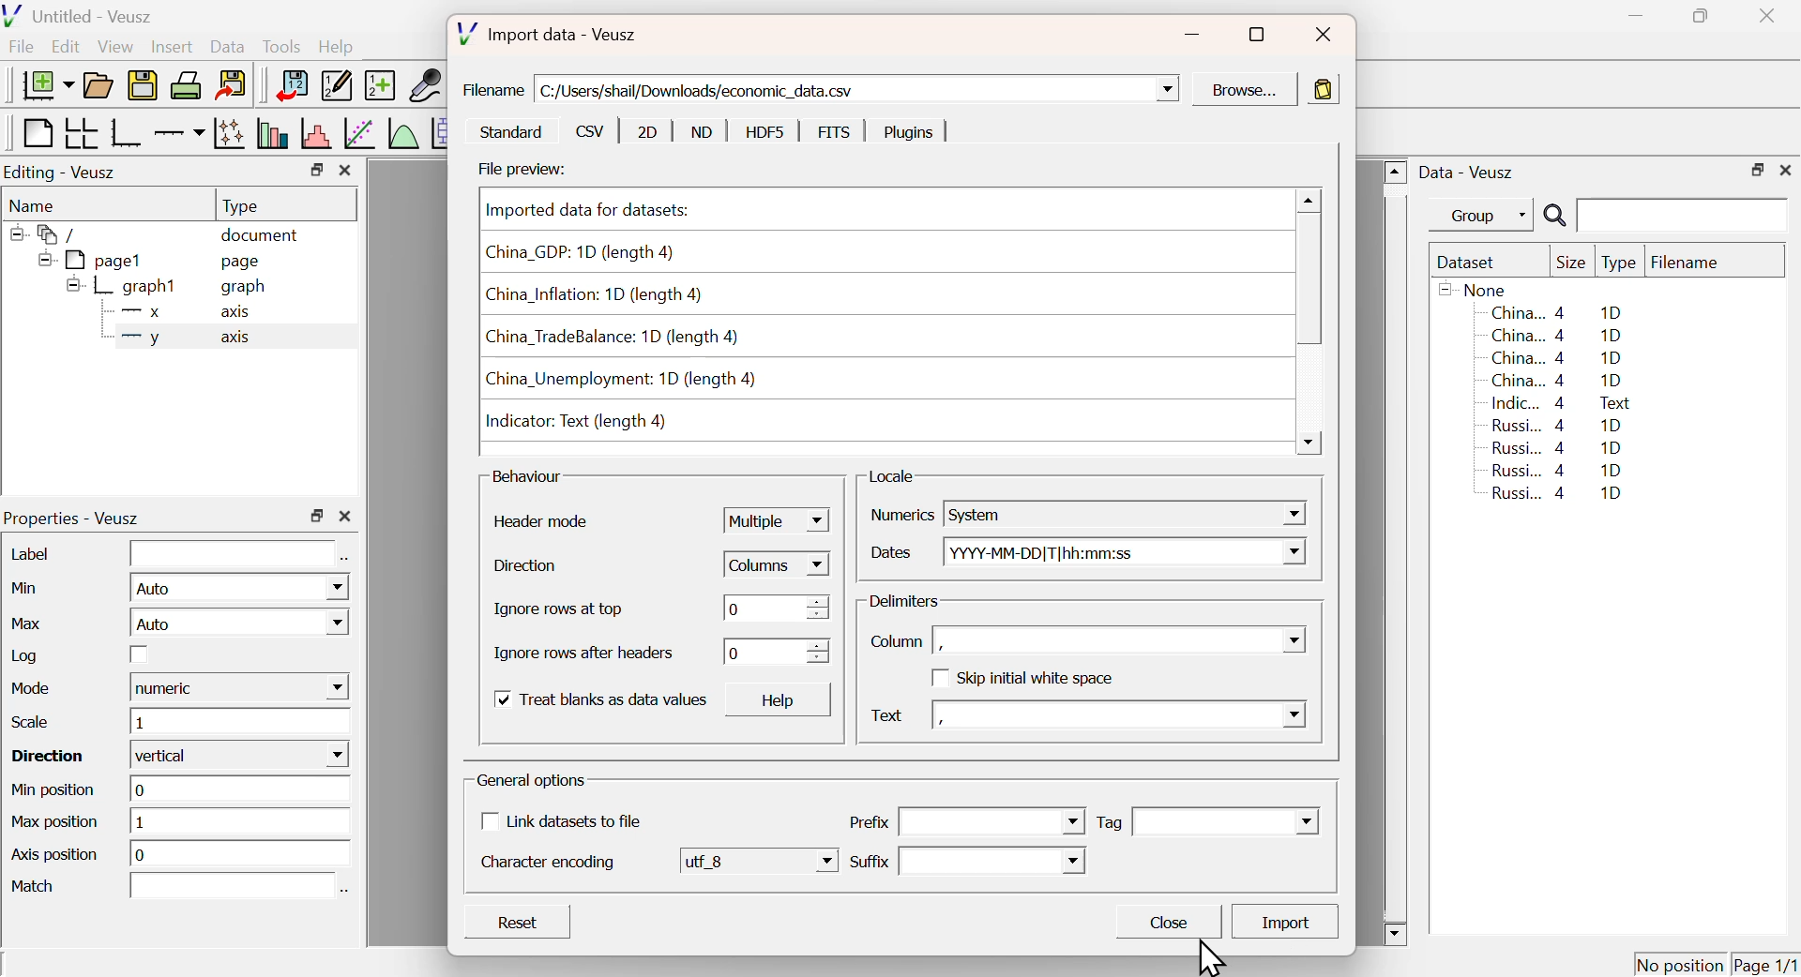 This screenshot has height=977, width=1801. Describe the element at coordinates (833, 133) in the screenshot. I see `FITS` at that location.